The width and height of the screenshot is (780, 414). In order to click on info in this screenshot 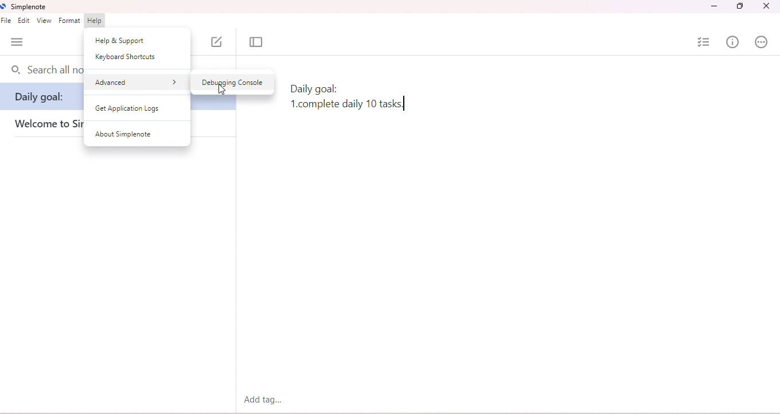, I will do `click(732, 41)`.